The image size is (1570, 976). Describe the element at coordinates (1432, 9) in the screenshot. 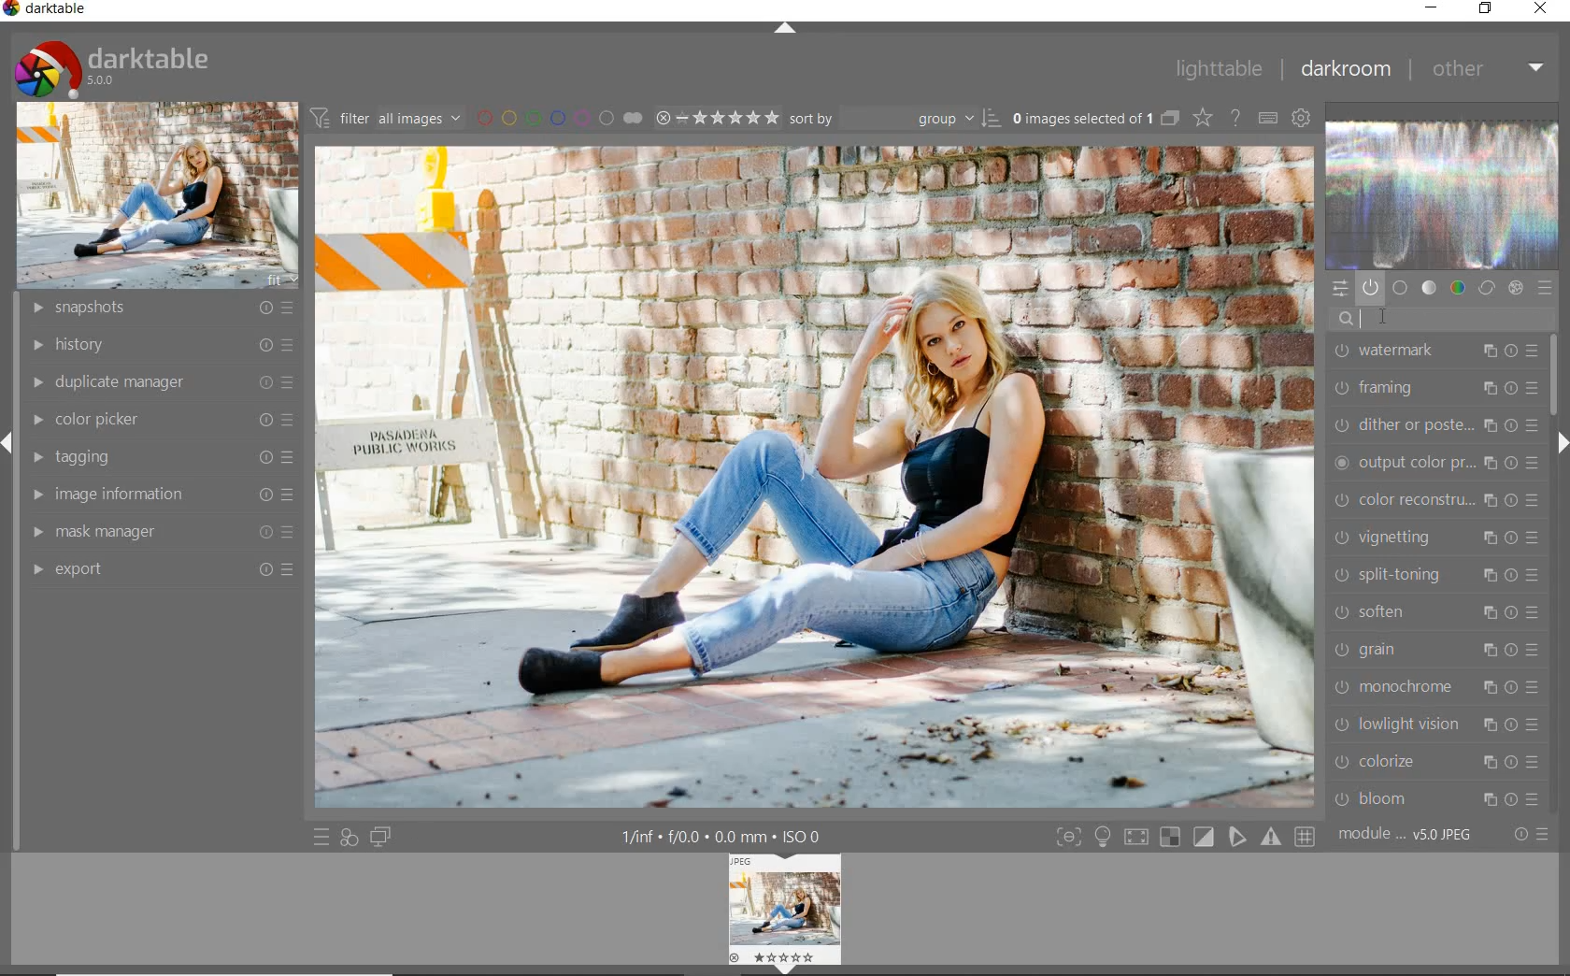

I see `minimize` at that location.